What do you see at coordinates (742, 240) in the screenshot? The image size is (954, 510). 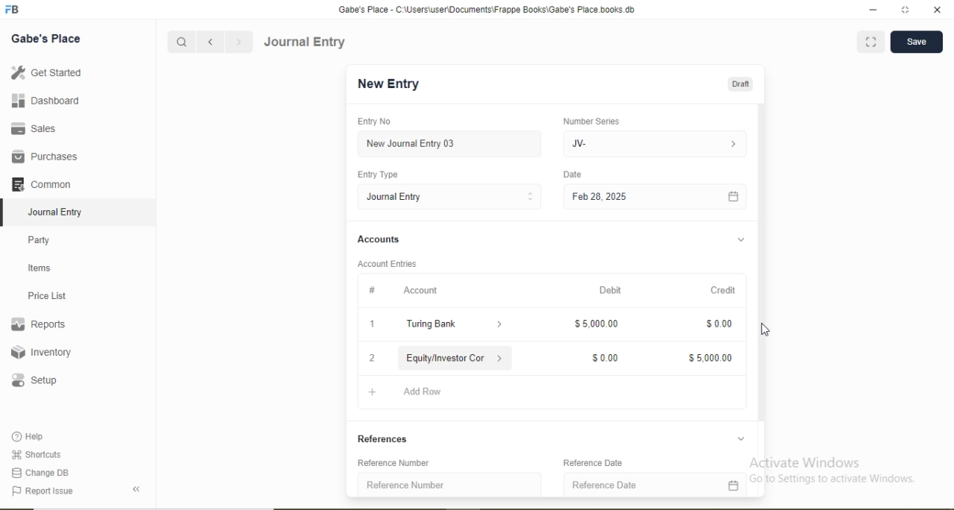 I see `Dropdown` at bounding box center [742, 240].